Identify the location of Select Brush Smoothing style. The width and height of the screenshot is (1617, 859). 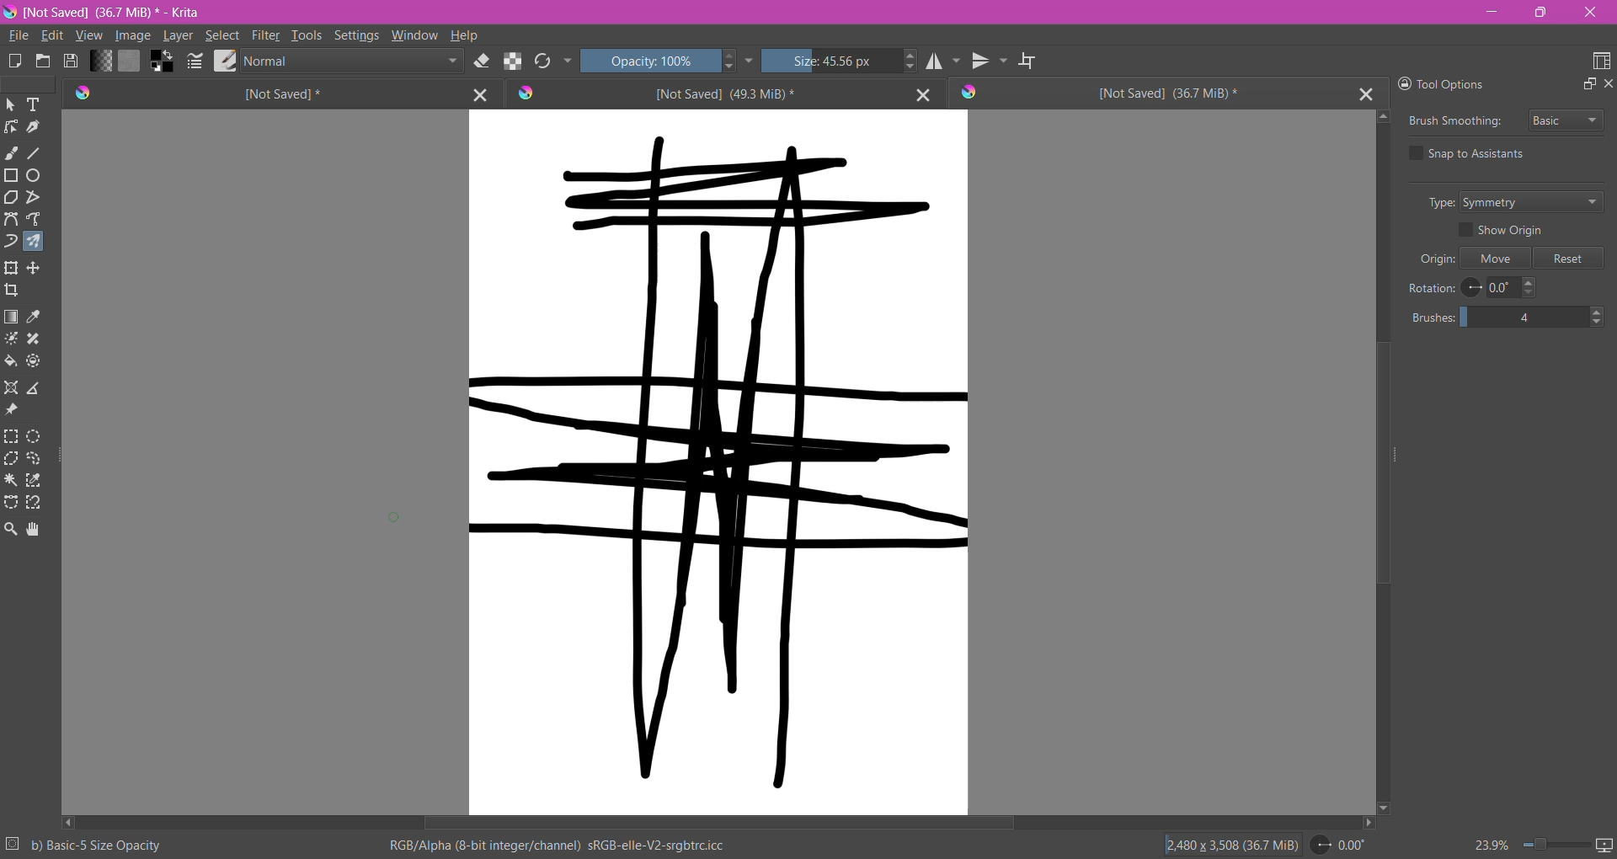
(1566, 119).